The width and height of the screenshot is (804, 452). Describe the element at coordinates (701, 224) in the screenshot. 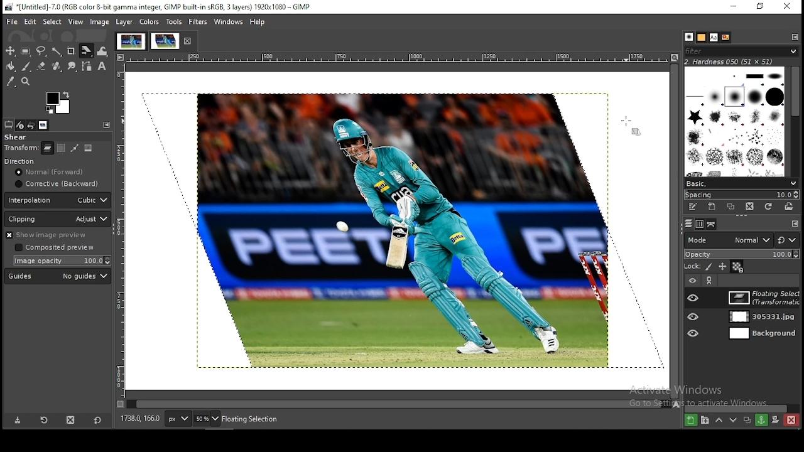

I see `channels` at that location.